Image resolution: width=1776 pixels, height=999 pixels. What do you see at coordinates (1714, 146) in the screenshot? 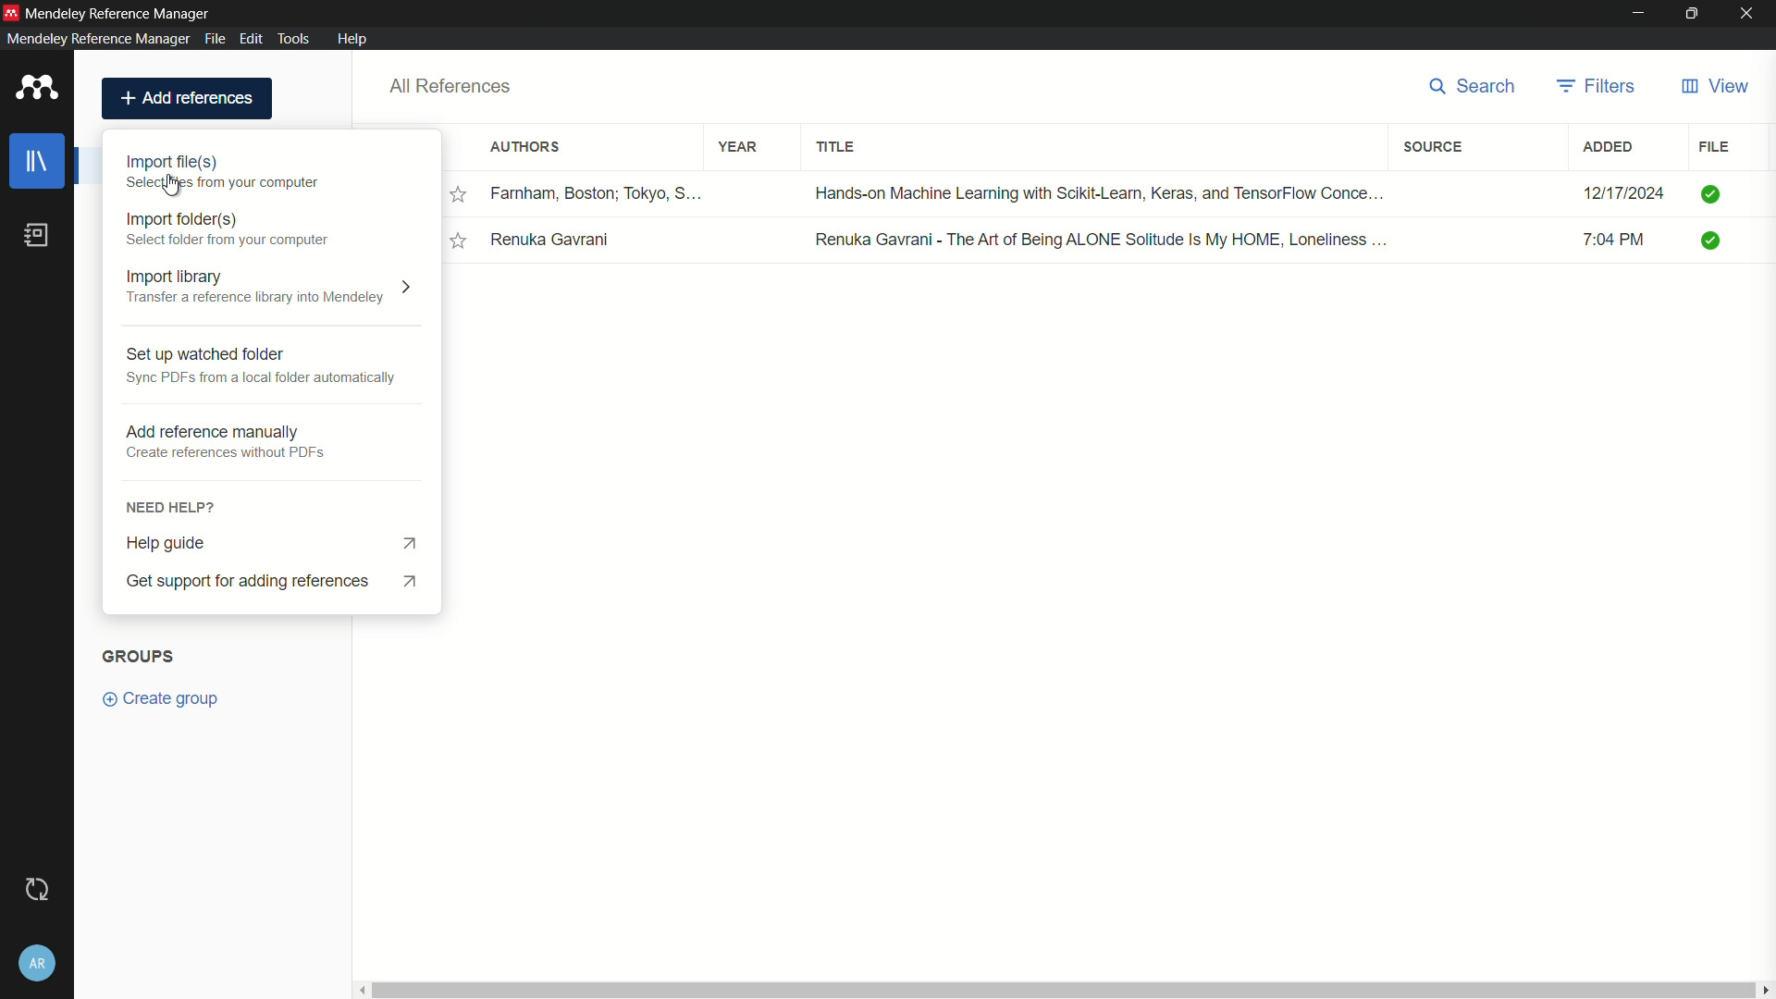
I see `file` at bounding box center [1714, 146].